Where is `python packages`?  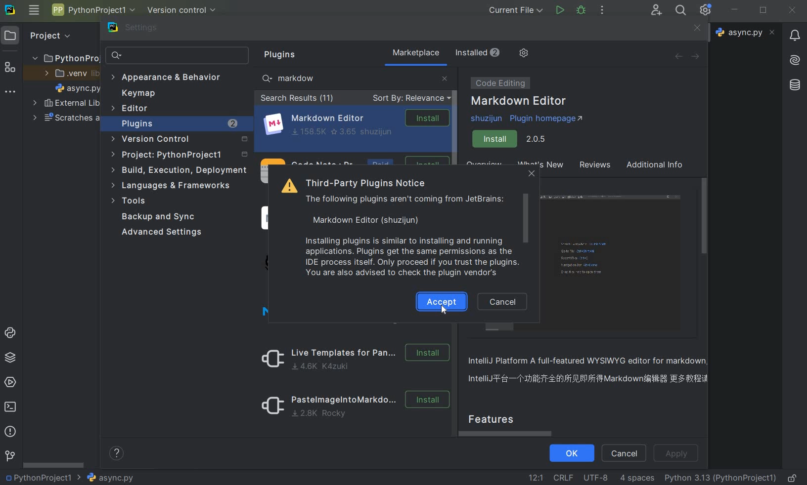
python packages is located at coordinates (9, 359).